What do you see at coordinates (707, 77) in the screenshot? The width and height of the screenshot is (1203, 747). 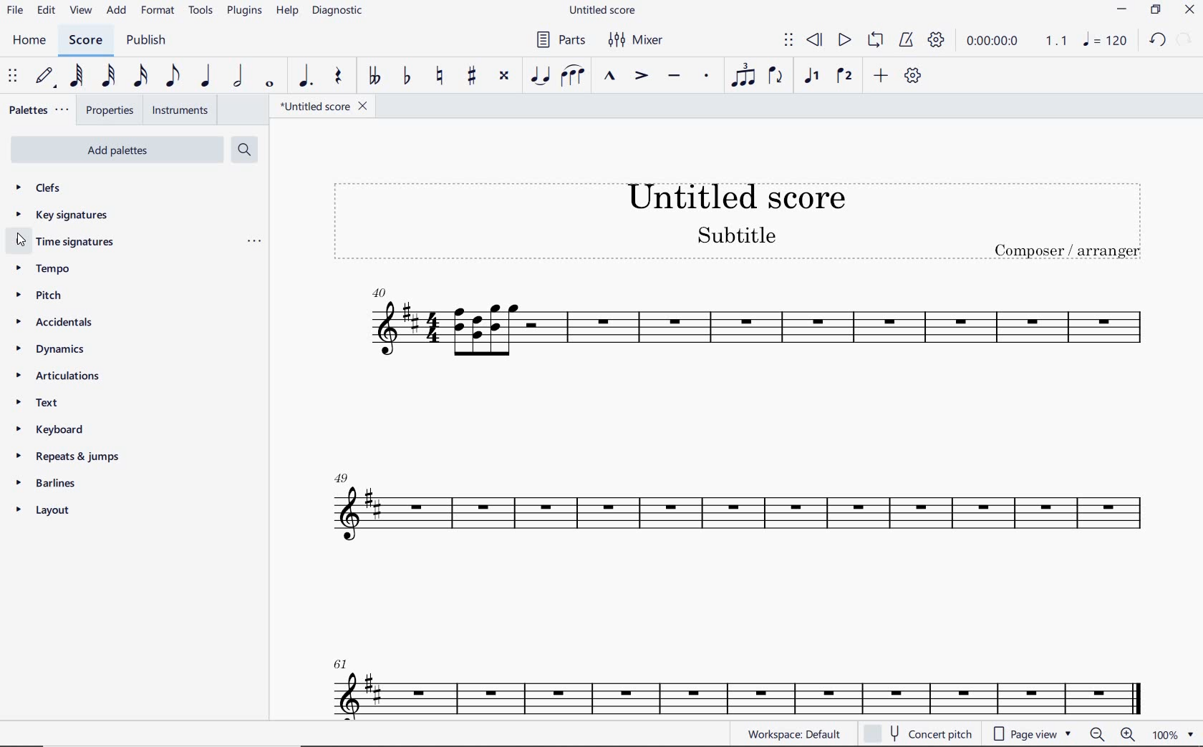 I see `STACCATO` at bounding box center [707, 77].